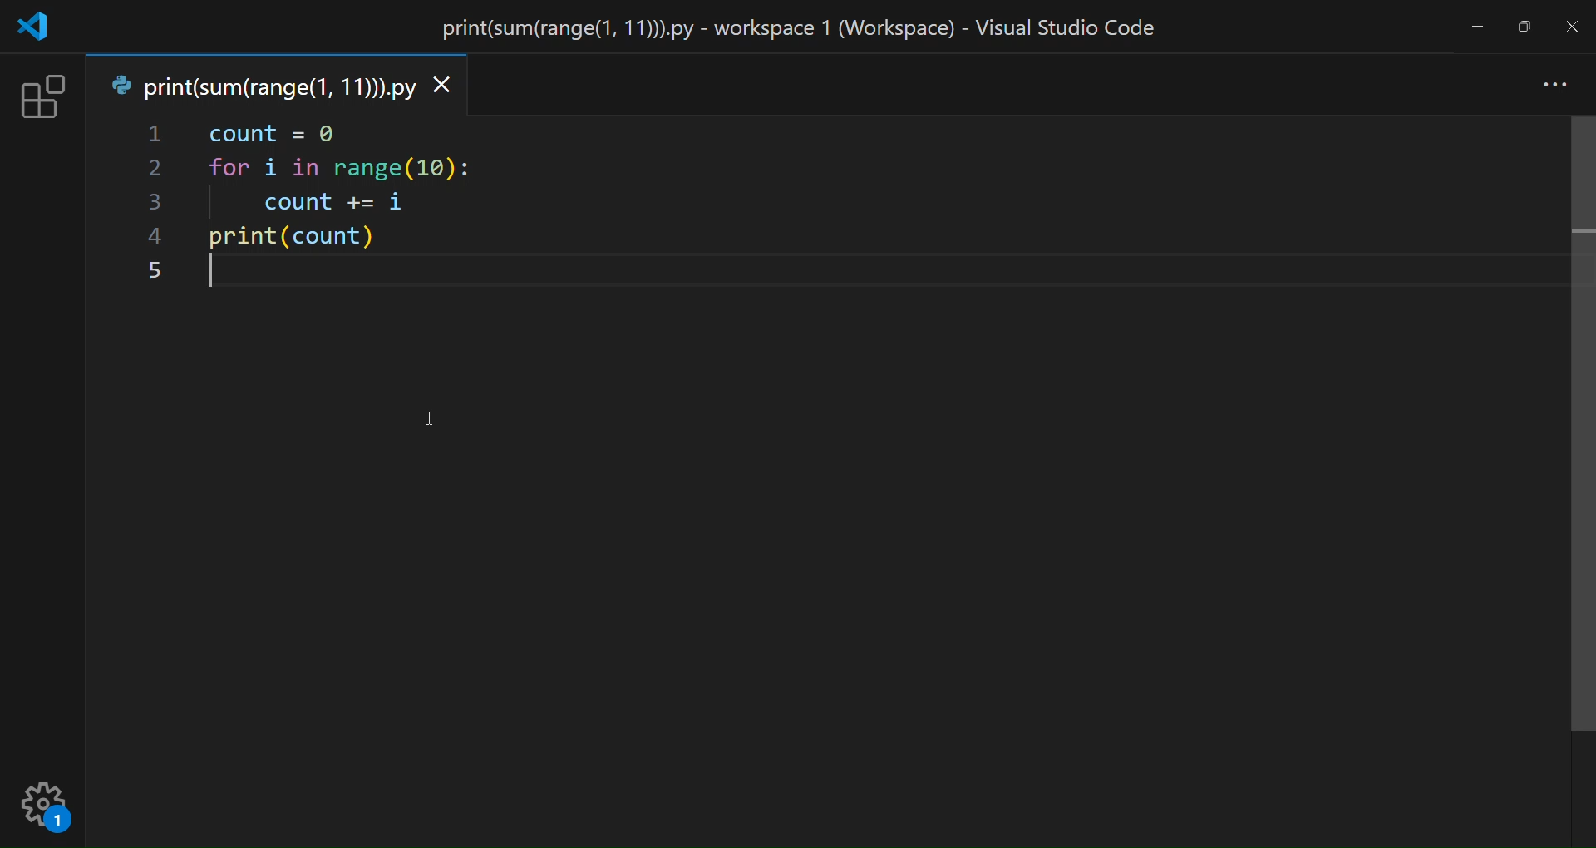 This screenshot has height=848, width=1596. What do you see at coordinates (449, 86) in the screenshot?
I see `close tab` at bounding box center [449, 86].